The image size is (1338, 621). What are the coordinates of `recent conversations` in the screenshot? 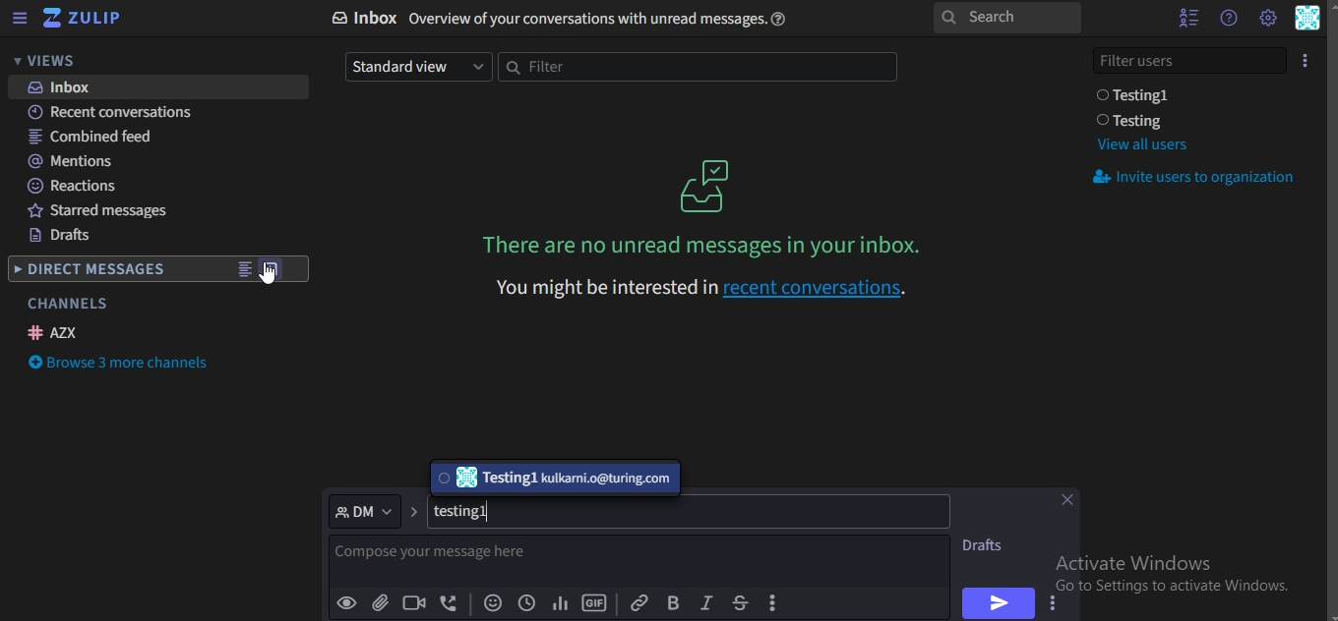 It's located at (123, 114).